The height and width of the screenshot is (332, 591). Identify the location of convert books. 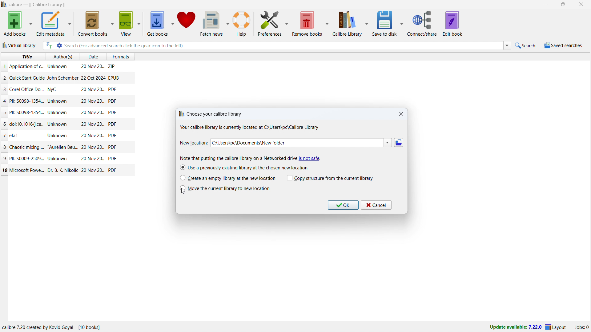
(93, 23).